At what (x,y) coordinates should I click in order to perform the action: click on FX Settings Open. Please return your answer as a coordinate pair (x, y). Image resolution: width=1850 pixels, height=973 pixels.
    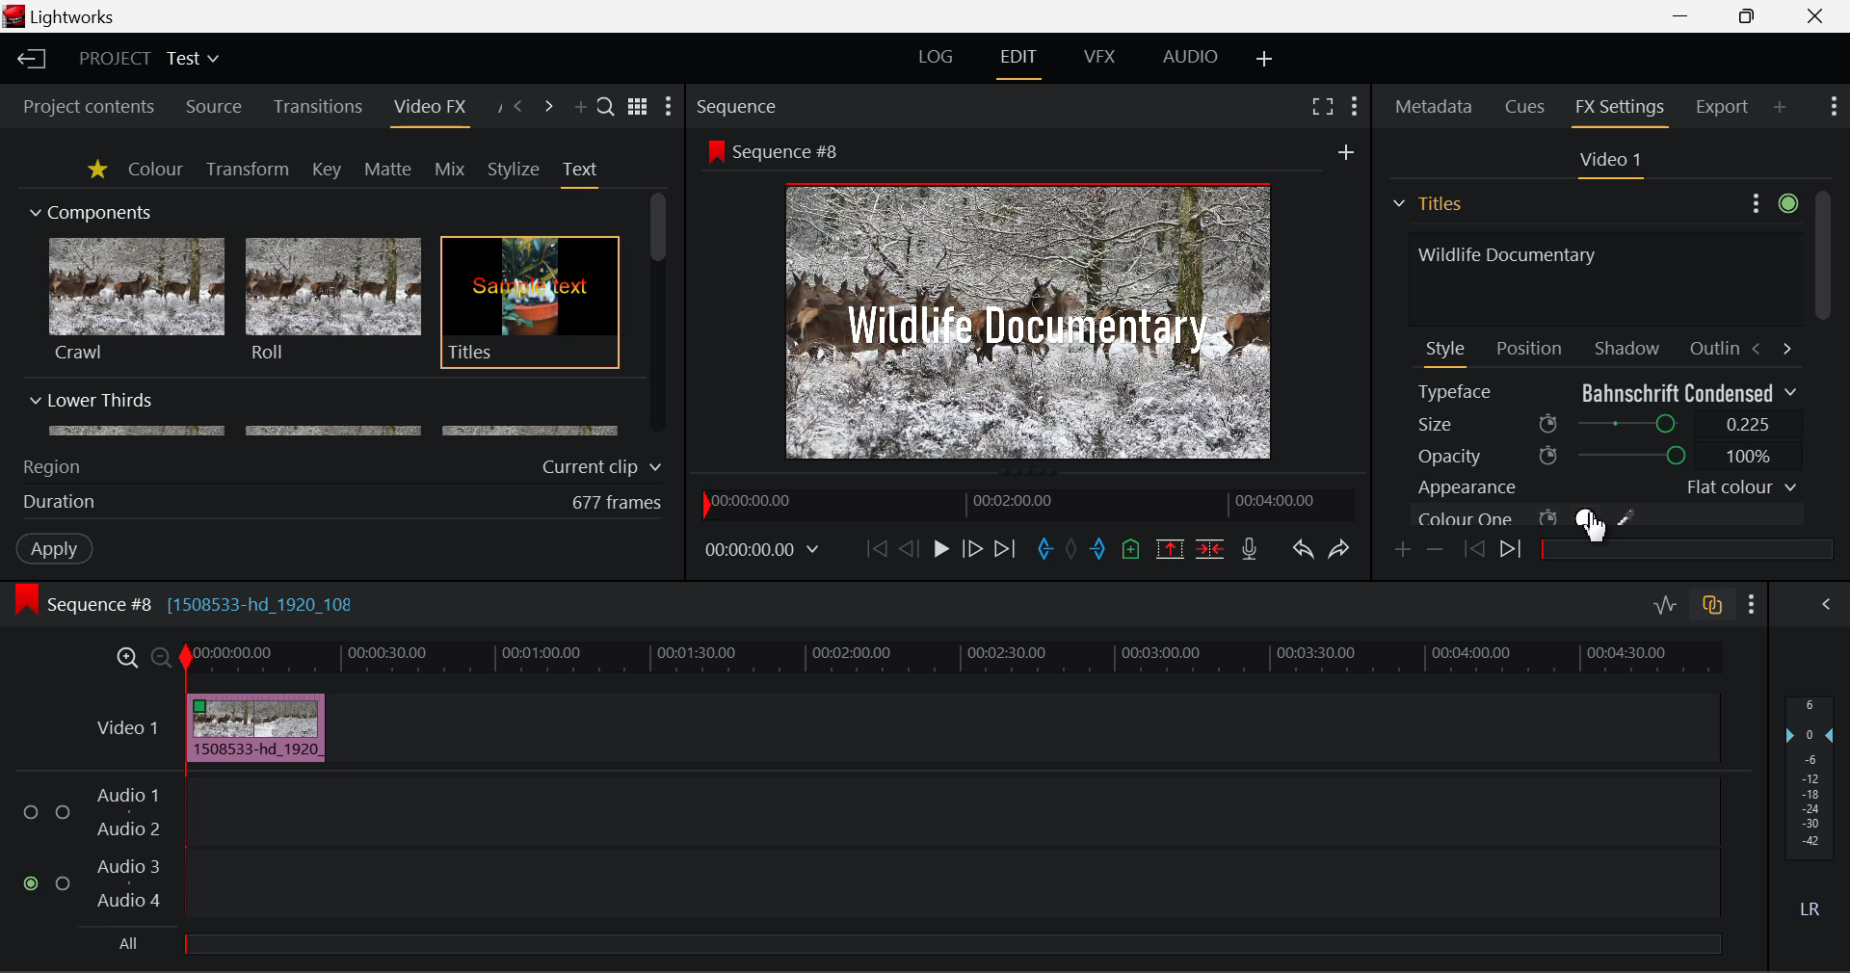
    Looking at the image, I should click on (1623, 110).